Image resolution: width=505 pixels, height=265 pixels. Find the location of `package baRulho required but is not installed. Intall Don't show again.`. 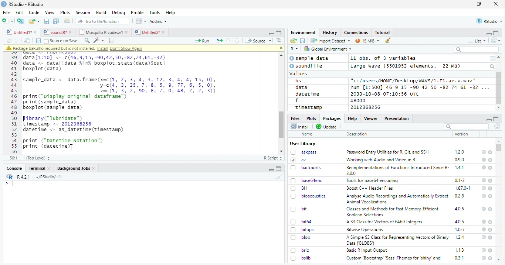

package baRulho required but is not installed. Intall Don't show again. is located at coordinates (77, 48).